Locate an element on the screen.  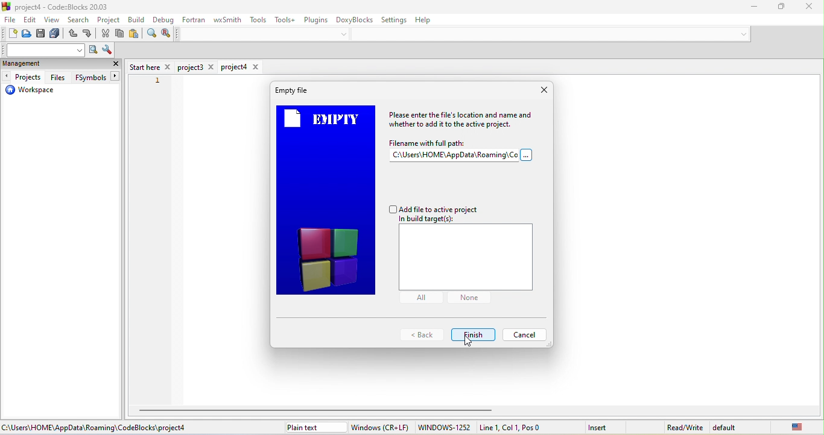
plugins is located at coordinates (315, 19).